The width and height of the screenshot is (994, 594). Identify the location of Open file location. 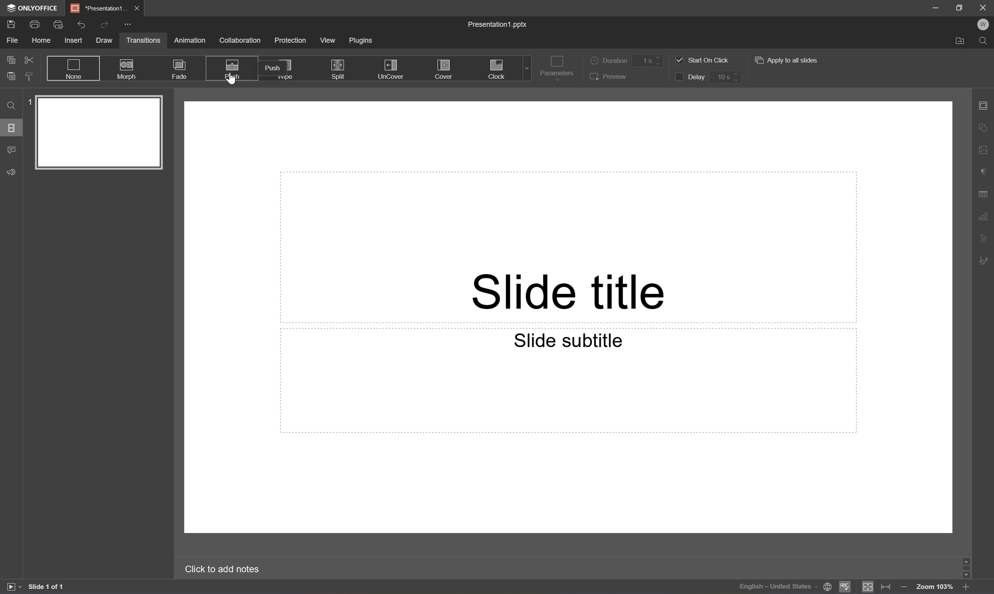
(960, 41).